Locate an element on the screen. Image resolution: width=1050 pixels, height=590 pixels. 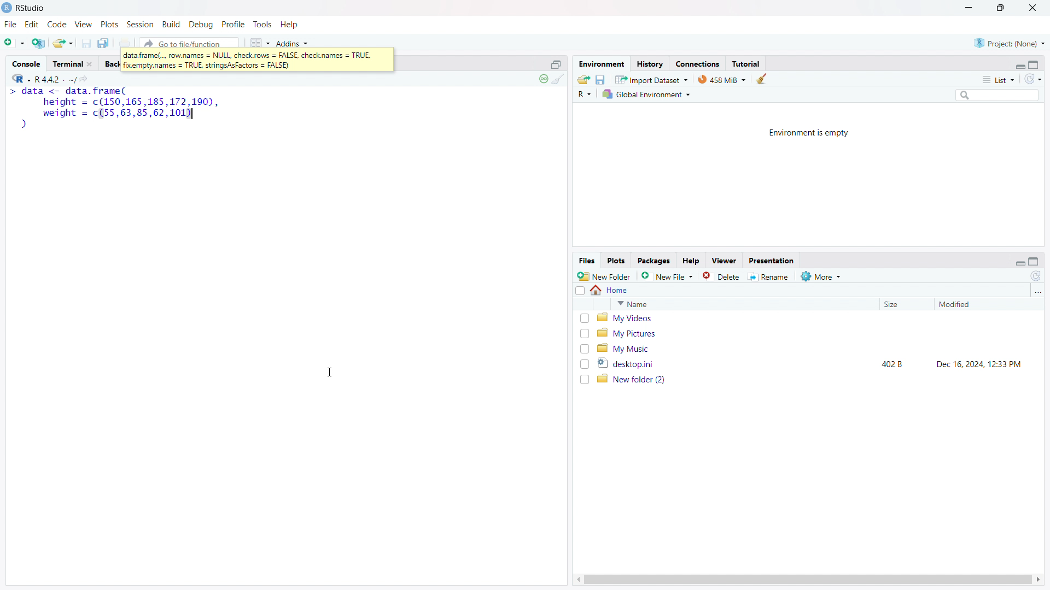
minimize is located at coordinates (967, 8).